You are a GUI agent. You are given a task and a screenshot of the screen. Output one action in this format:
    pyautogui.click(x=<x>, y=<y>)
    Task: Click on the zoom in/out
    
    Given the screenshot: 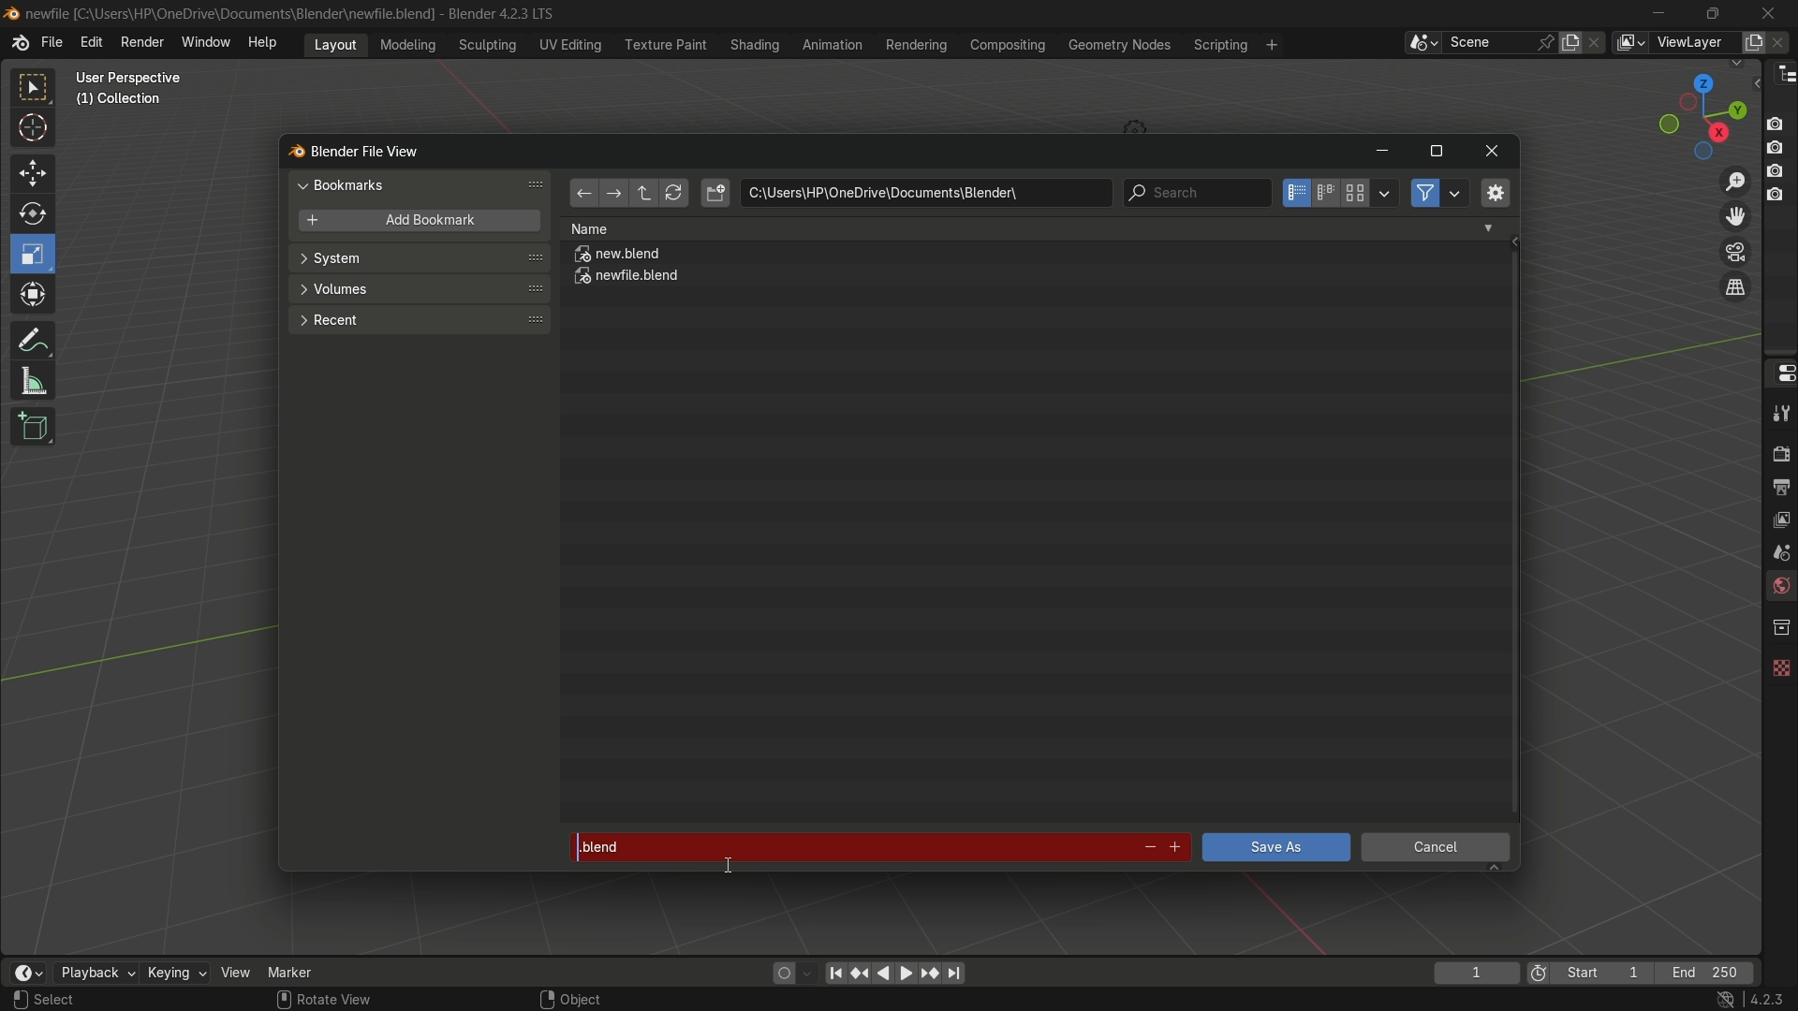 What is the action you would take?
    pyautogui.click(x=1736, y=179)
    